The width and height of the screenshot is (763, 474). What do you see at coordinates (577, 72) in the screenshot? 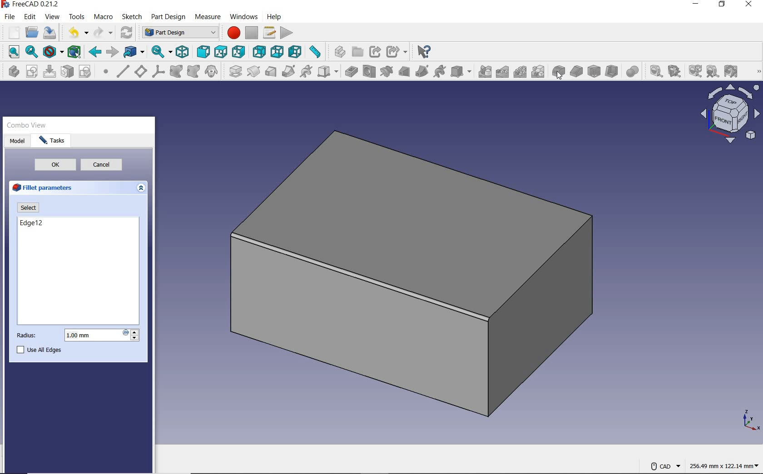
I see `chamfer` at bounding box center [577, 72].